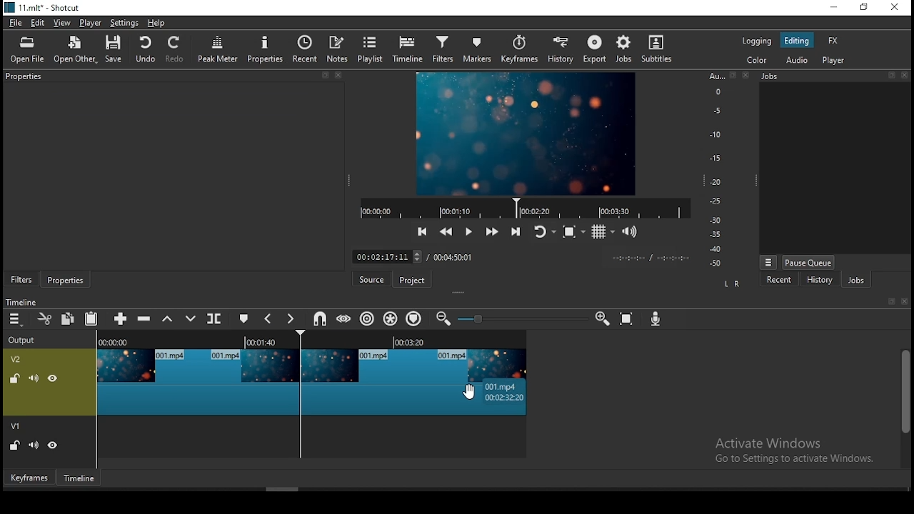 This screenshot has width=914, height=514. Describe the element at coordinates (32, 445) in the screenshot. I see `(UN)MUTE` at that location.